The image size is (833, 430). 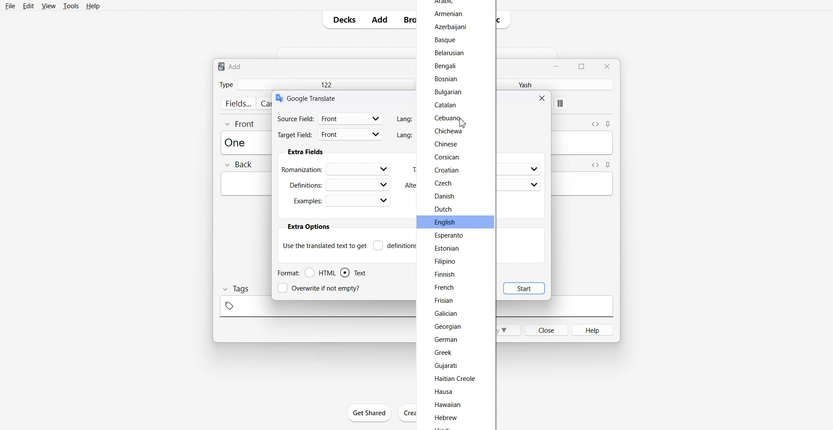 What do you see at coordinates (443, 354) in the screenshot?
I see `Greek` at bounding box center [443, 354].